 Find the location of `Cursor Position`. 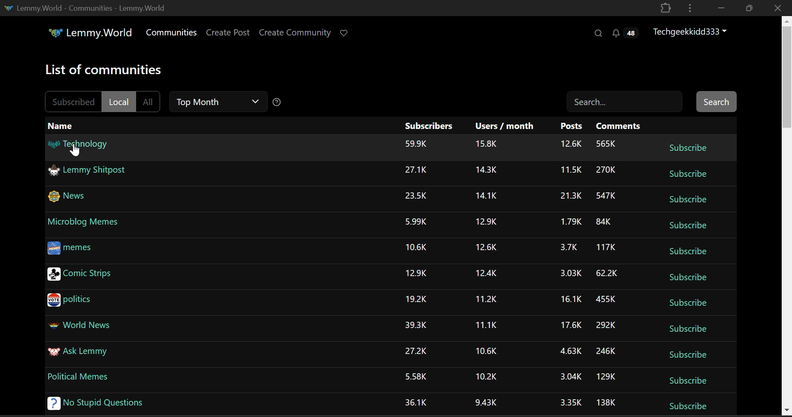

Cursor Position is located at coordinates (75, 151).